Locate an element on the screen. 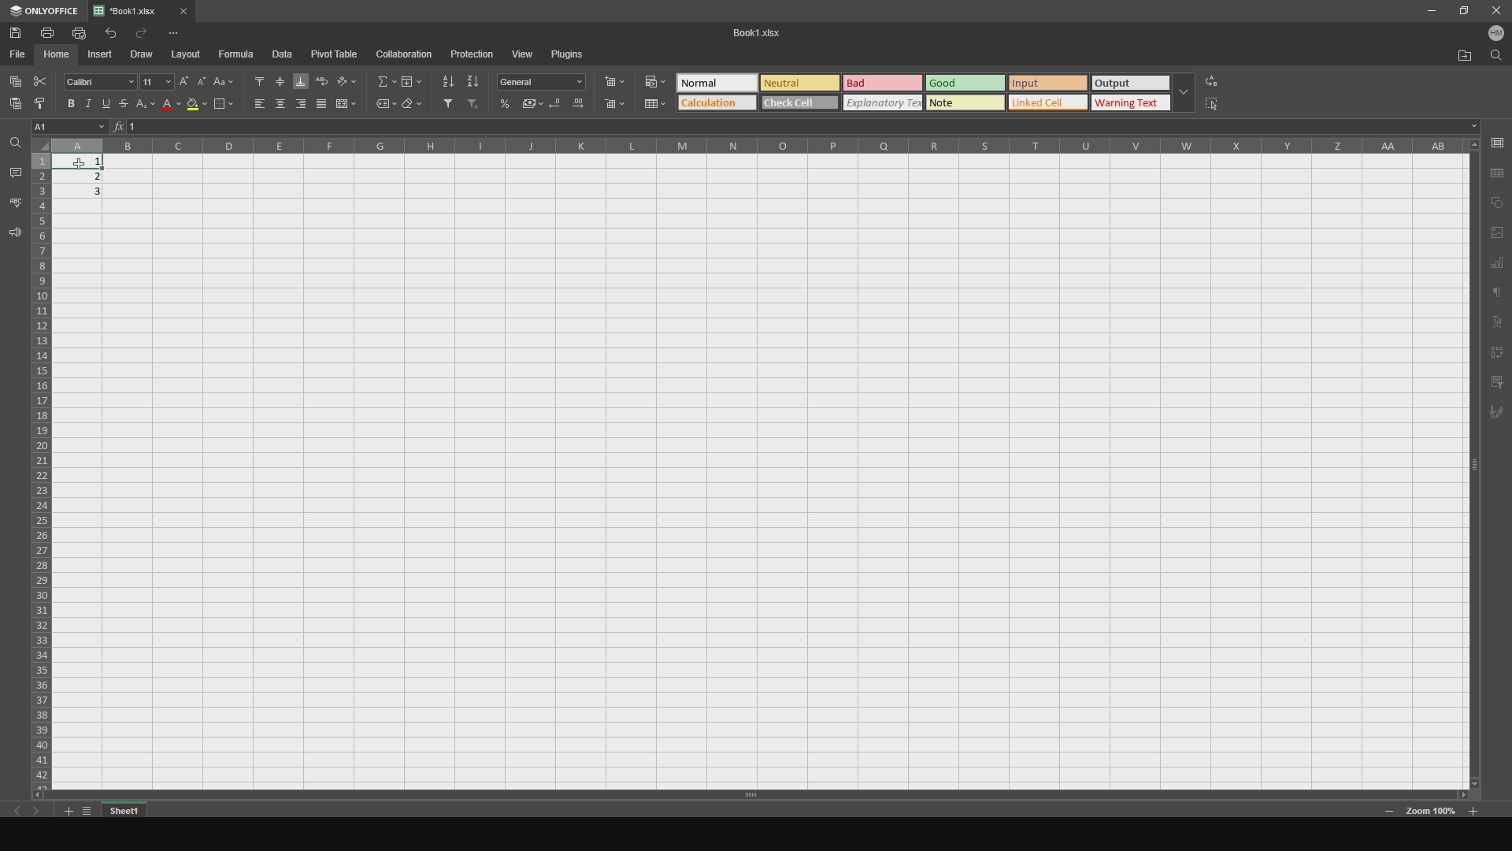 This screenshot has width=1512, height=851. list tabs is located at coordinates (89, 810).